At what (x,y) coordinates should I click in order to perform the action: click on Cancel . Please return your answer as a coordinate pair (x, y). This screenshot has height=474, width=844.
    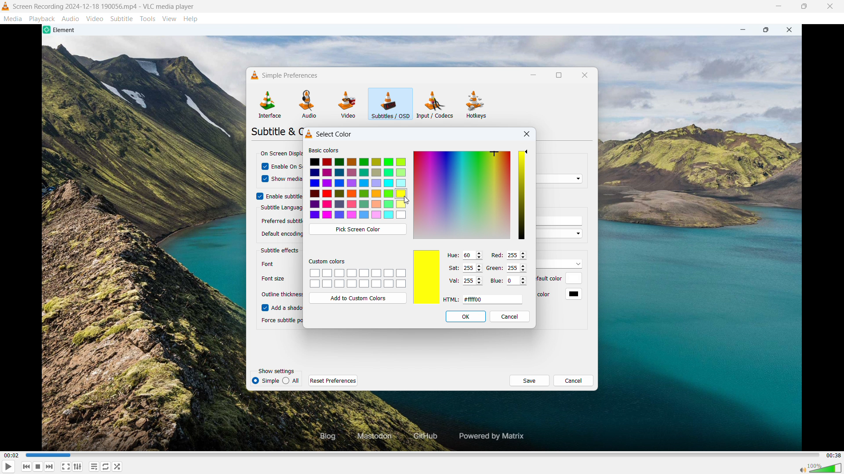
    Looking at the image, I should click on (510, 317).